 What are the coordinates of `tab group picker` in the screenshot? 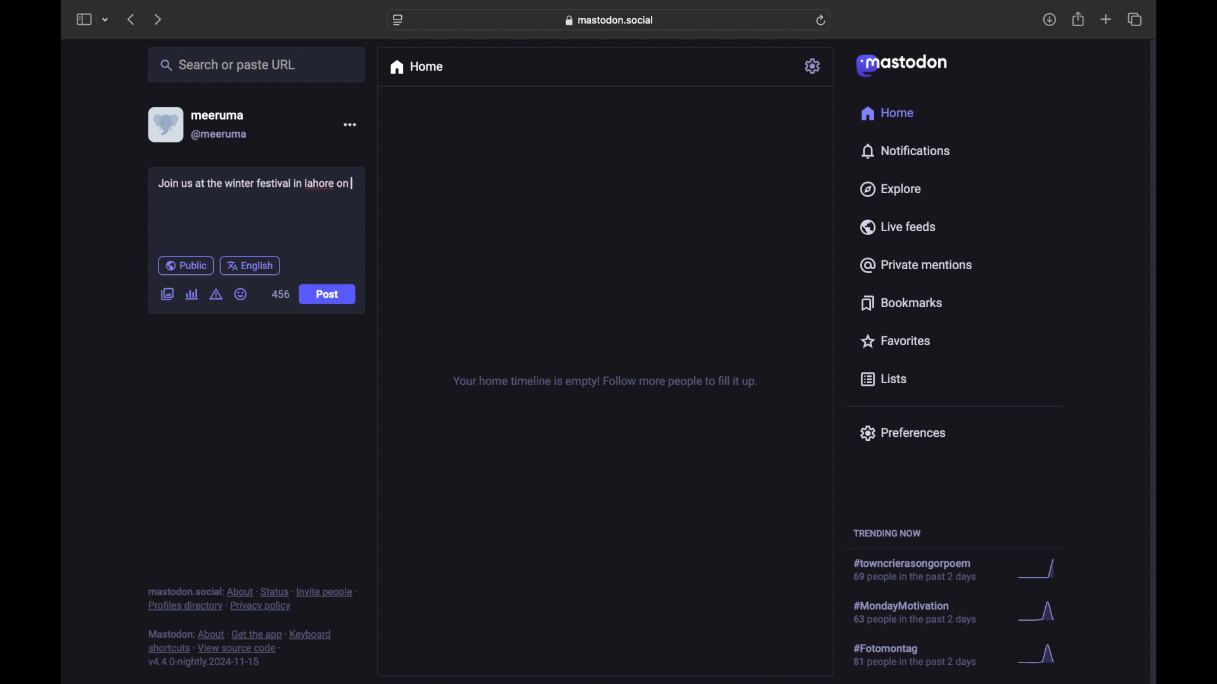 It's located at (105, 20).